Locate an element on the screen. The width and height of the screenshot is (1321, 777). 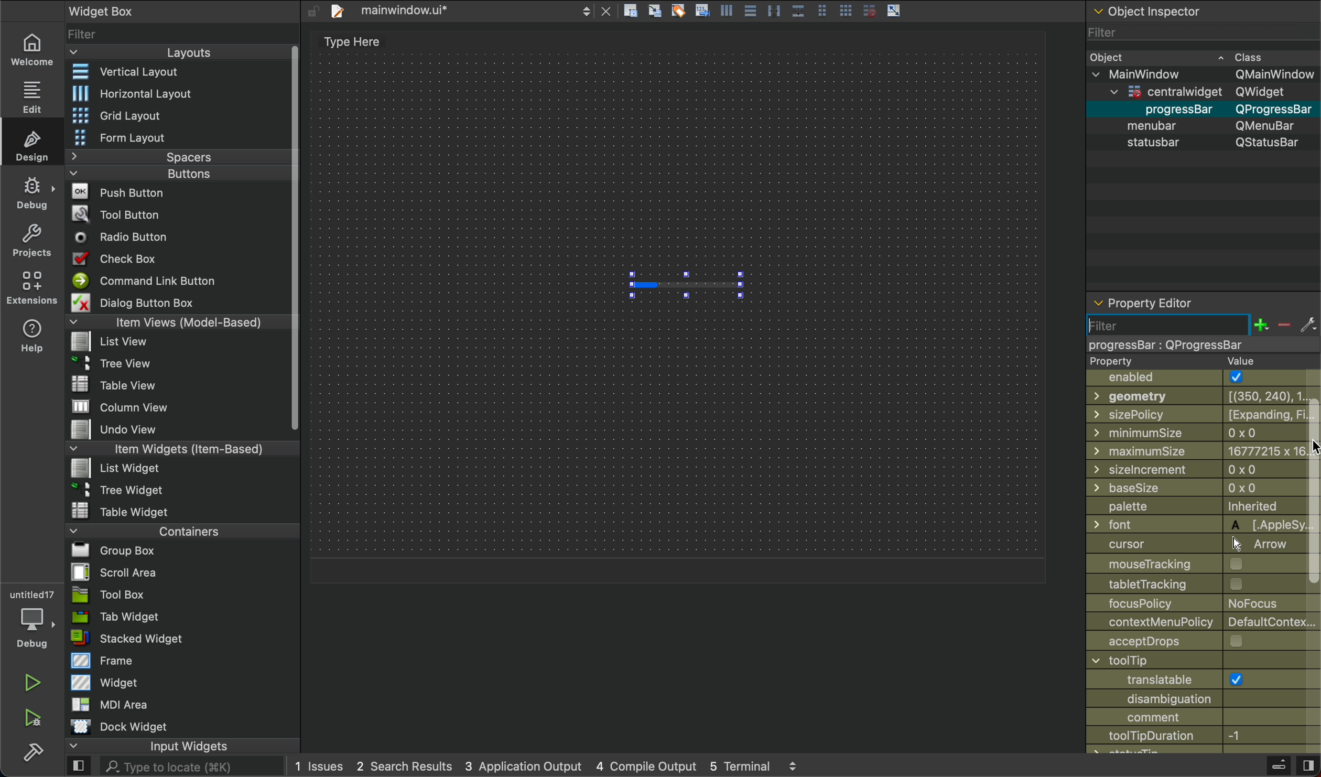
Stack Widget is located at coordinates (164, 639).